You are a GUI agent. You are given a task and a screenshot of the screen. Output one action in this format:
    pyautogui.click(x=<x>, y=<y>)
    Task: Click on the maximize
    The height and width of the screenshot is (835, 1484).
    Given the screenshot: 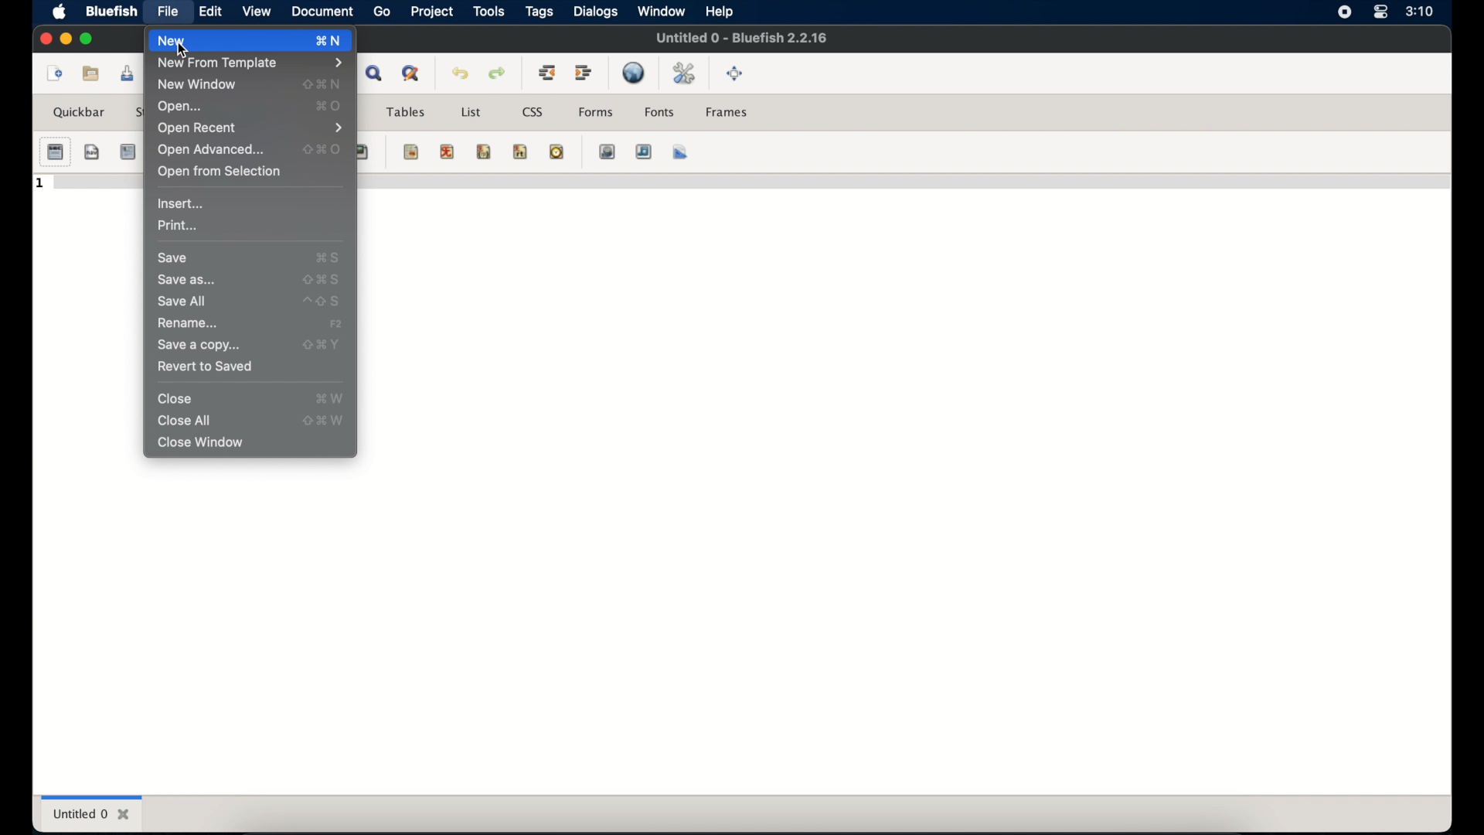 What is the action you would take?
    pyautogui.click(x=88, y=39)
    